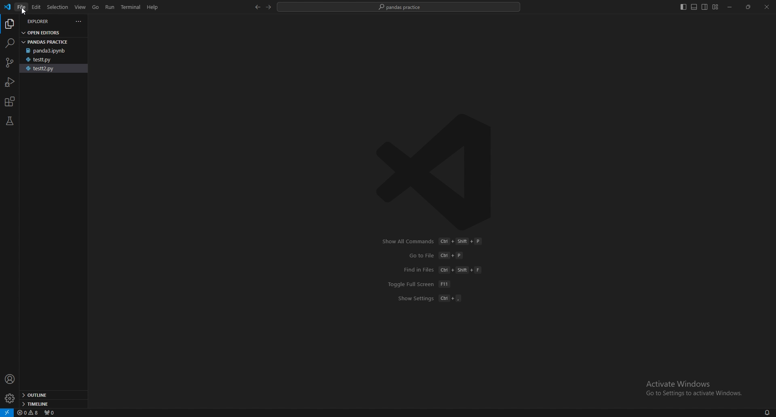  Describe the element at coordinates (28, 413) in the screenshot. I see `warnings` at that location.